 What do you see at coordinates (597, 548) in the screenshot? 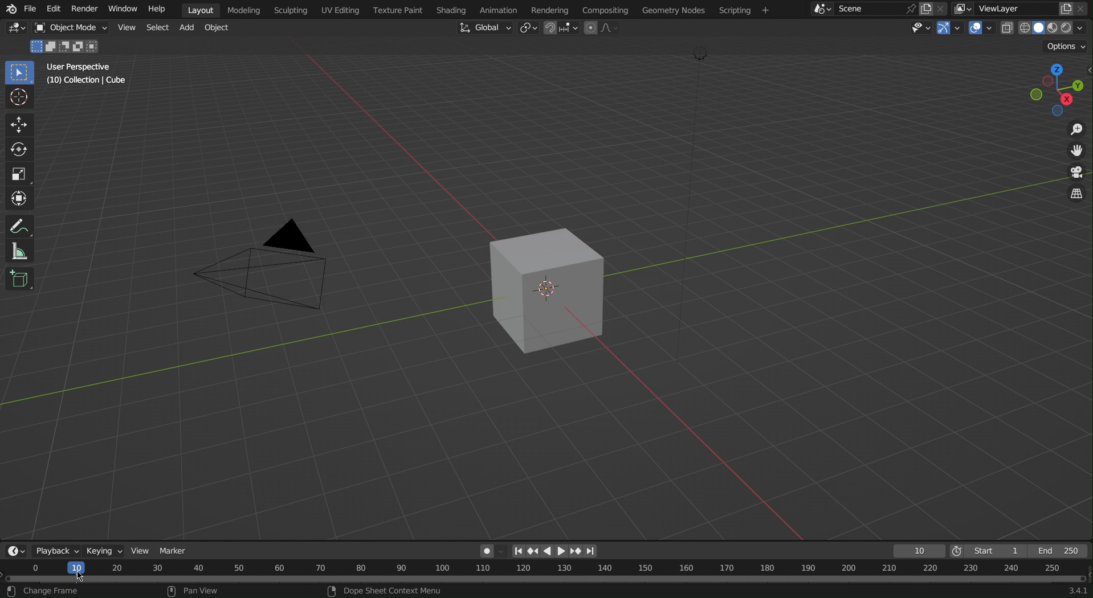
I see `Last page` at bounding box center [597, 548].